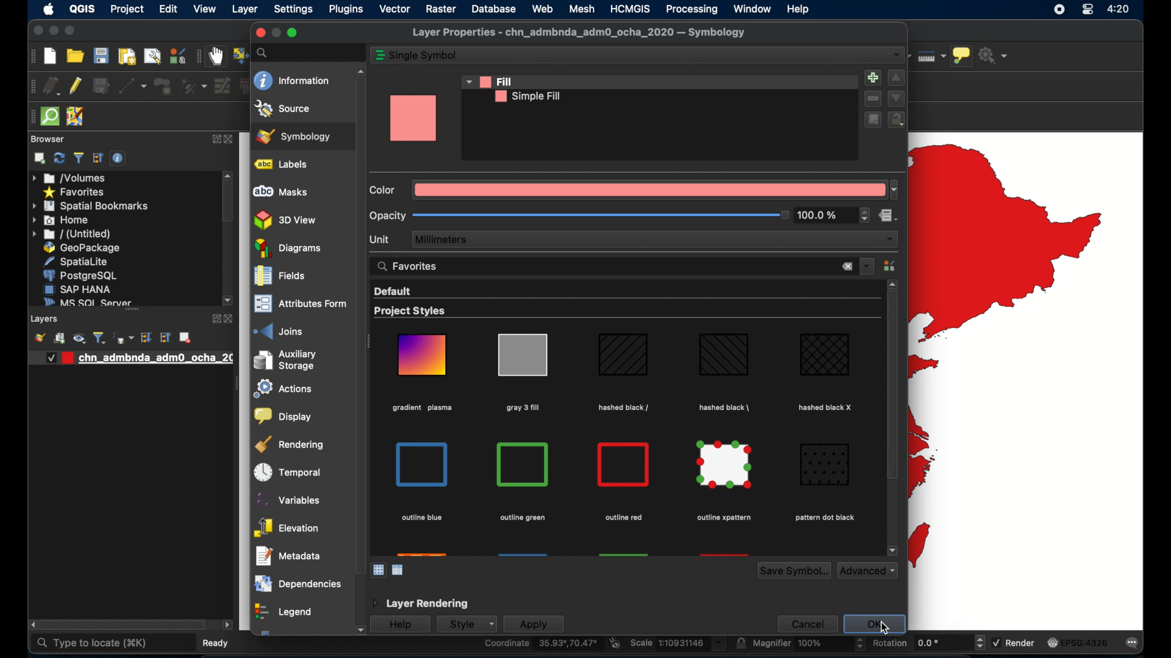 The height and width of the screenshot is (658, 1171). Describe the element at coordinates (282, 417) in the screenshot. I see `display` at that location.